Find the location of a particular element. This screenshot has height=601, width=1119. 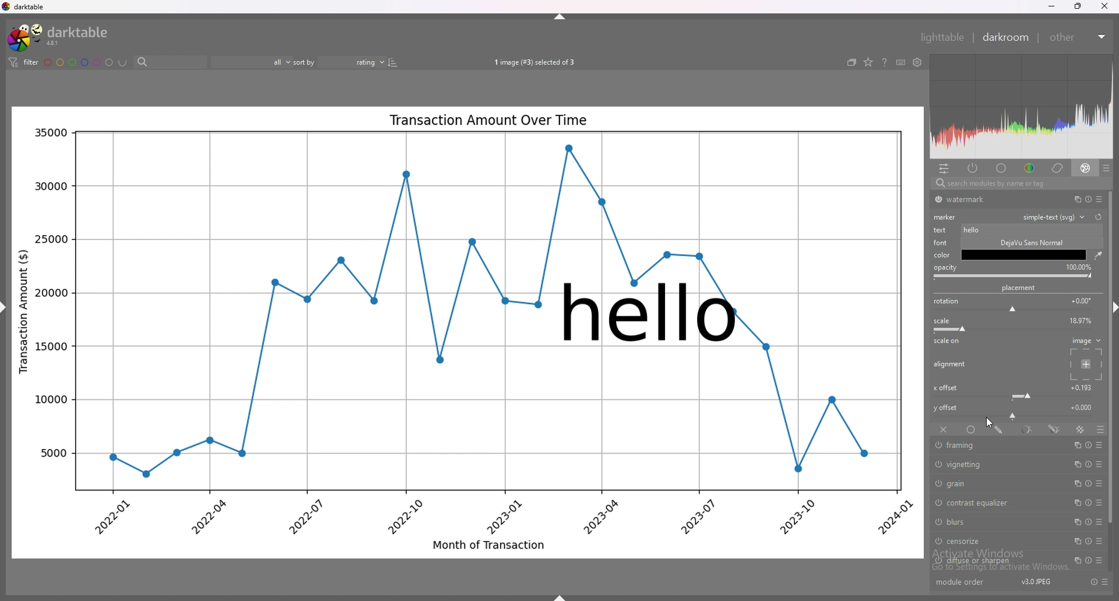

uniformly is located at coordinates (971, 429).